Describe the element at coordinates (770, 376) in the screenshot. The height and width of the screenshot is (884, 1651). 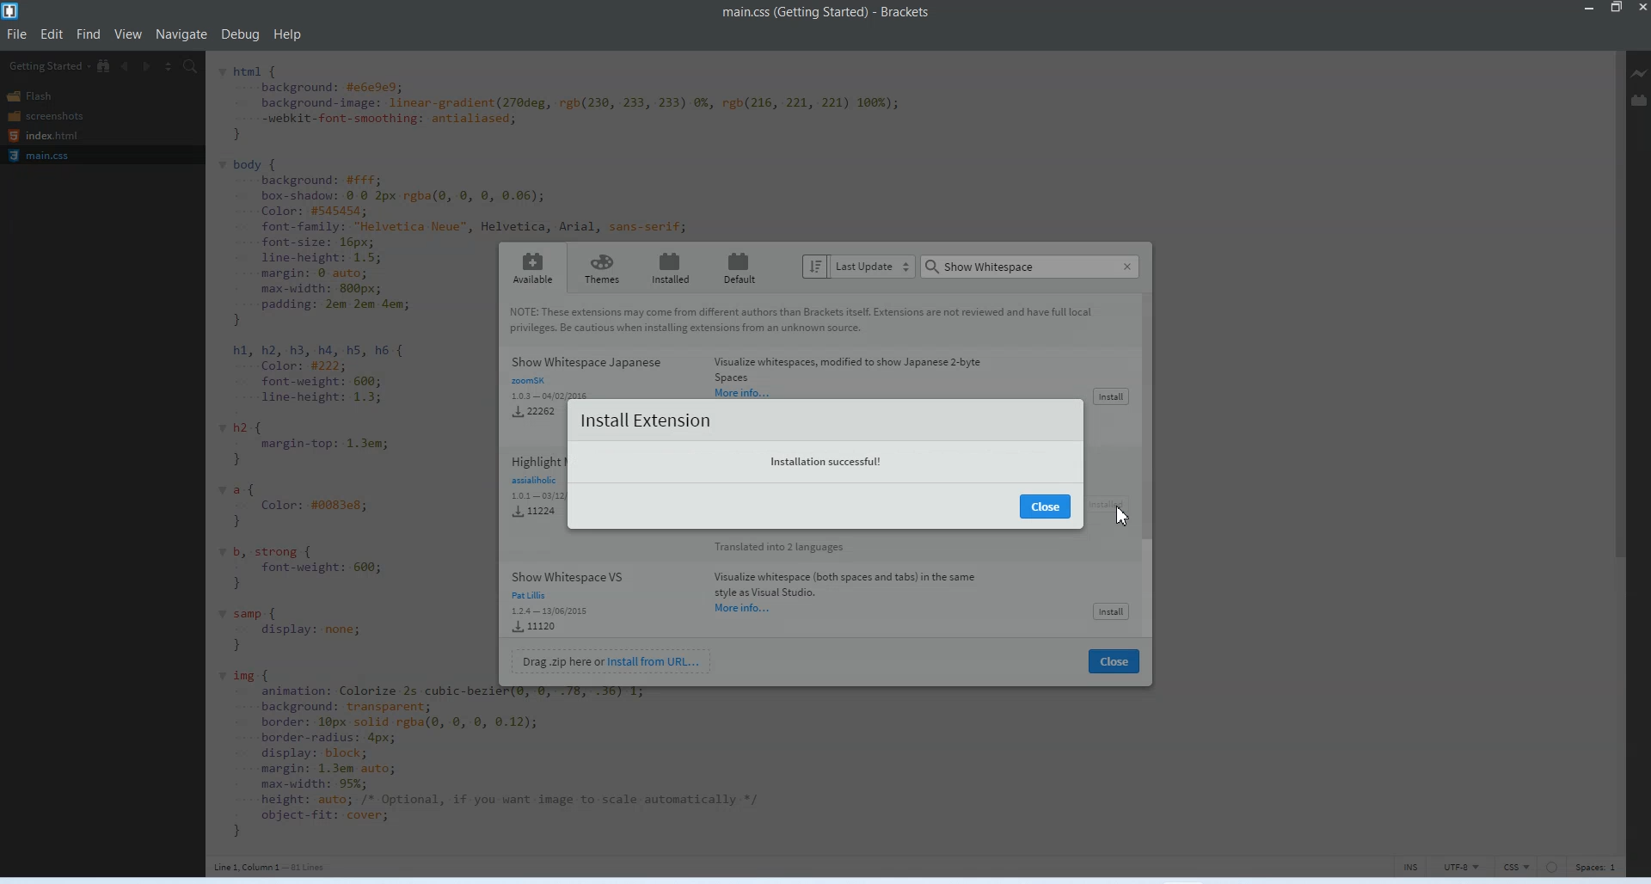
I see `Show Whitespace Japanese` at that location.